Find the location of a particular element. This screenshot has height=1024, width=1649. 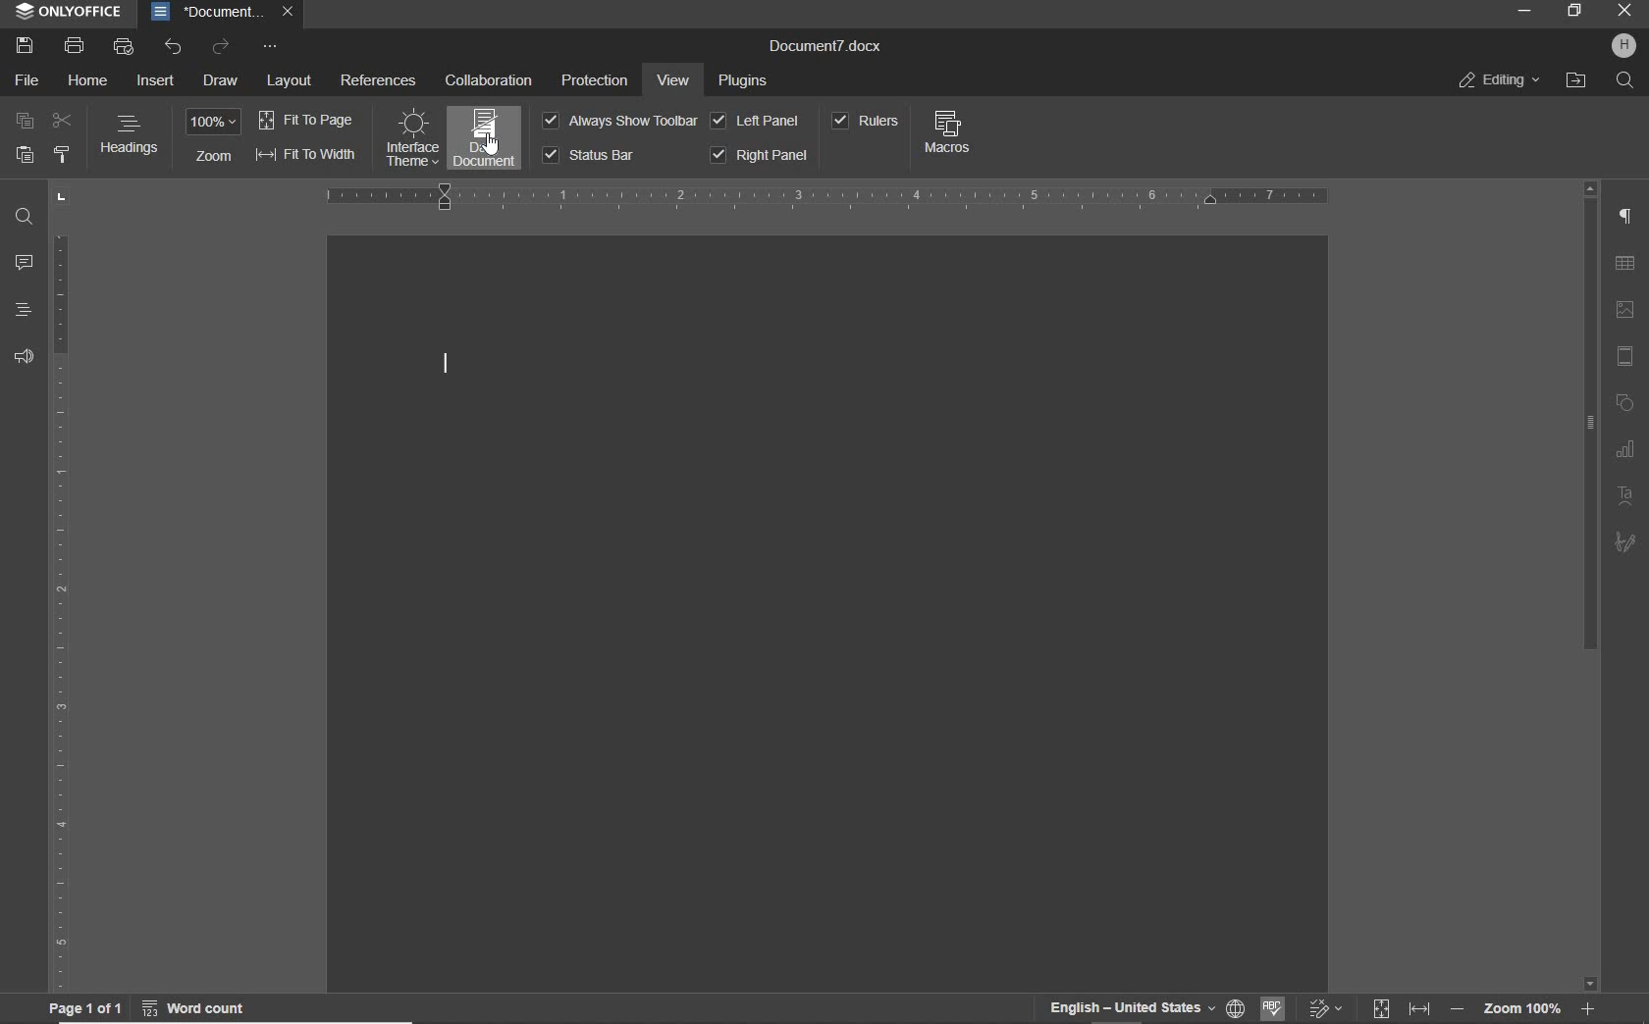

SYSTEM NAME is located at coordinates (65, 14).